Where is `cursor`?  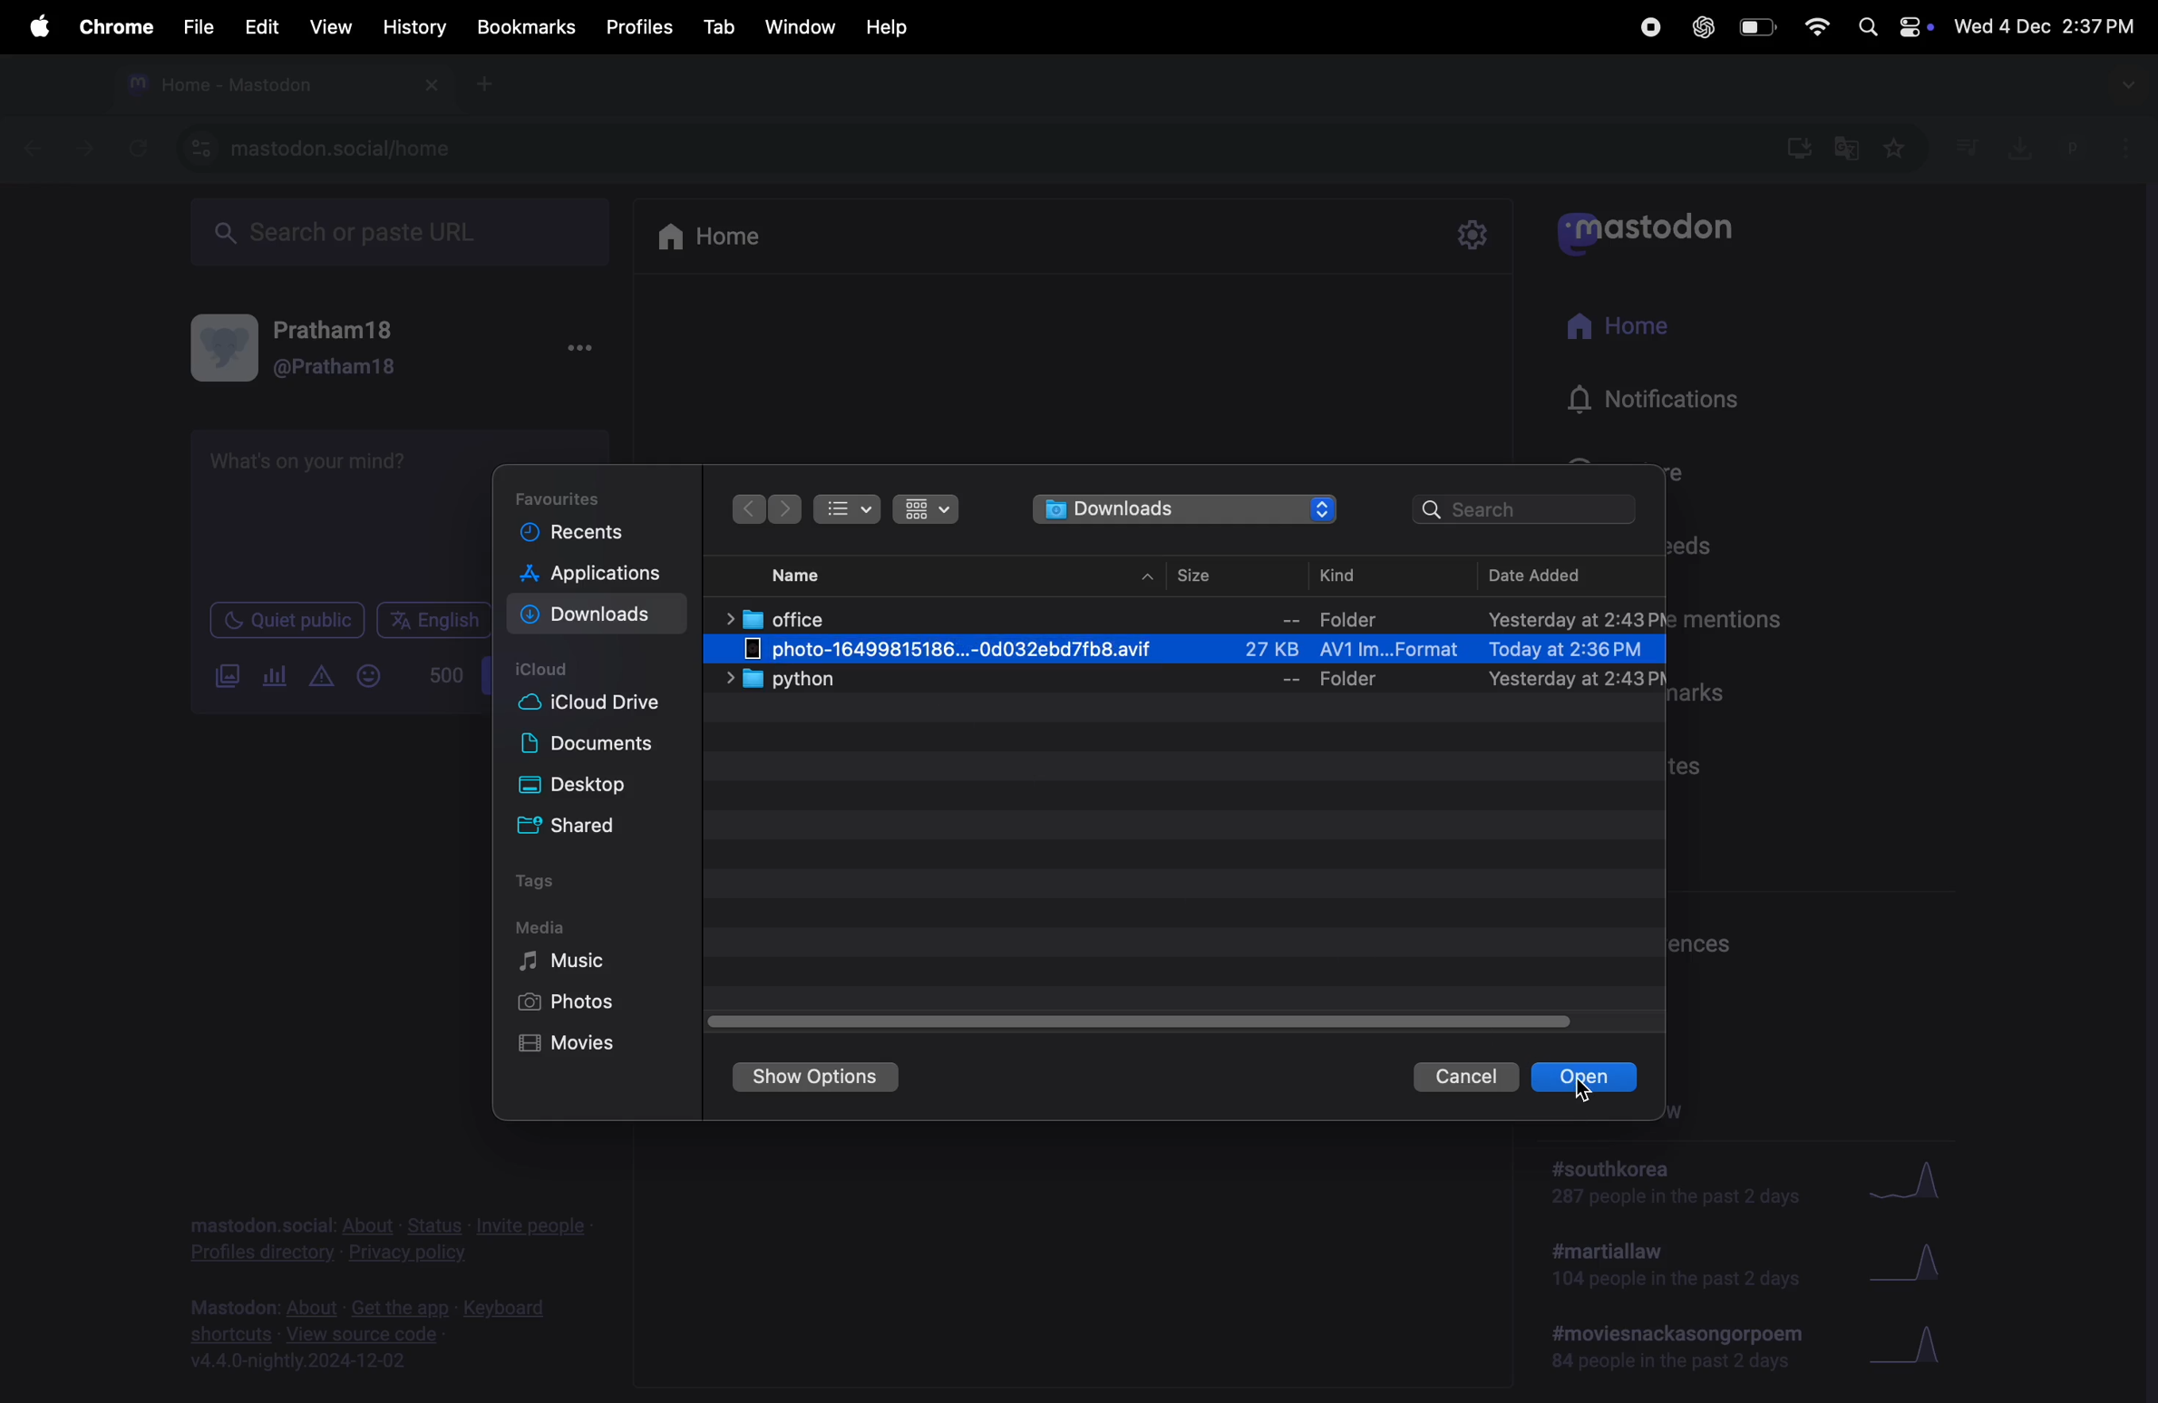 cursor is located at coordinates (1582, 1092).